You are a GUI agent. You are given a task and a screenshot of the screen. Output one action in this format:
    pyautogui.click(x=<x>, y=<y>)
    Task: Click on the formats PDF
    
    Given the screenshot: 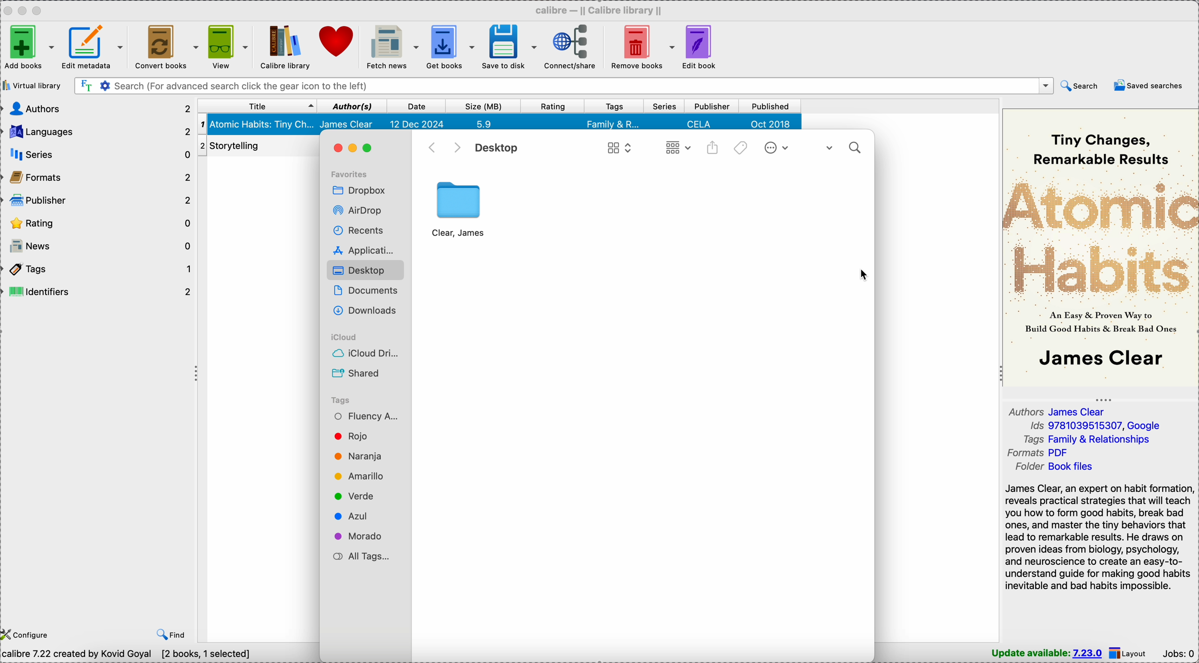 What is the action you would take?
    pyautogui.click(x=1037, y=452)
    